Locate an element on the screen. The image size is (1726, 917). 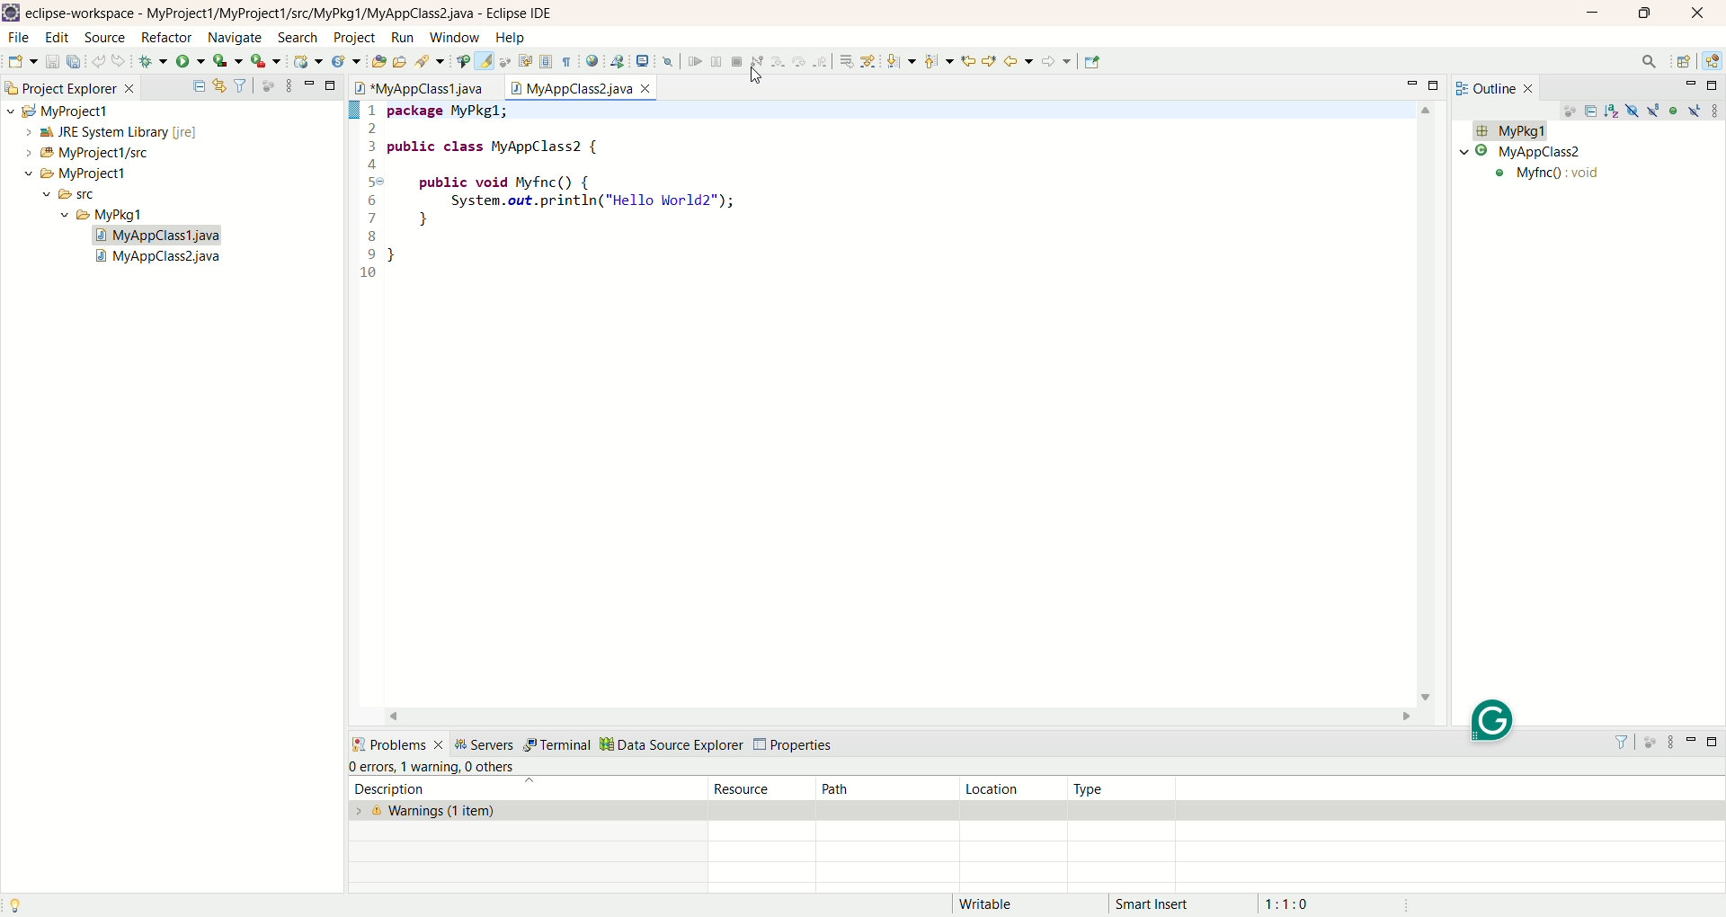
hide non-public member is located at coordinates (1675, 110).